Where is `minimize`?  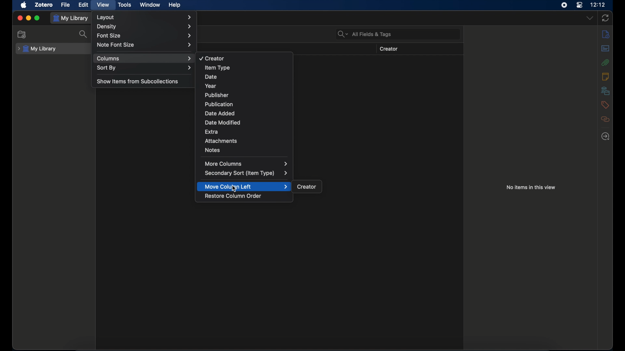
minimize is located at coordinates (29, 18).